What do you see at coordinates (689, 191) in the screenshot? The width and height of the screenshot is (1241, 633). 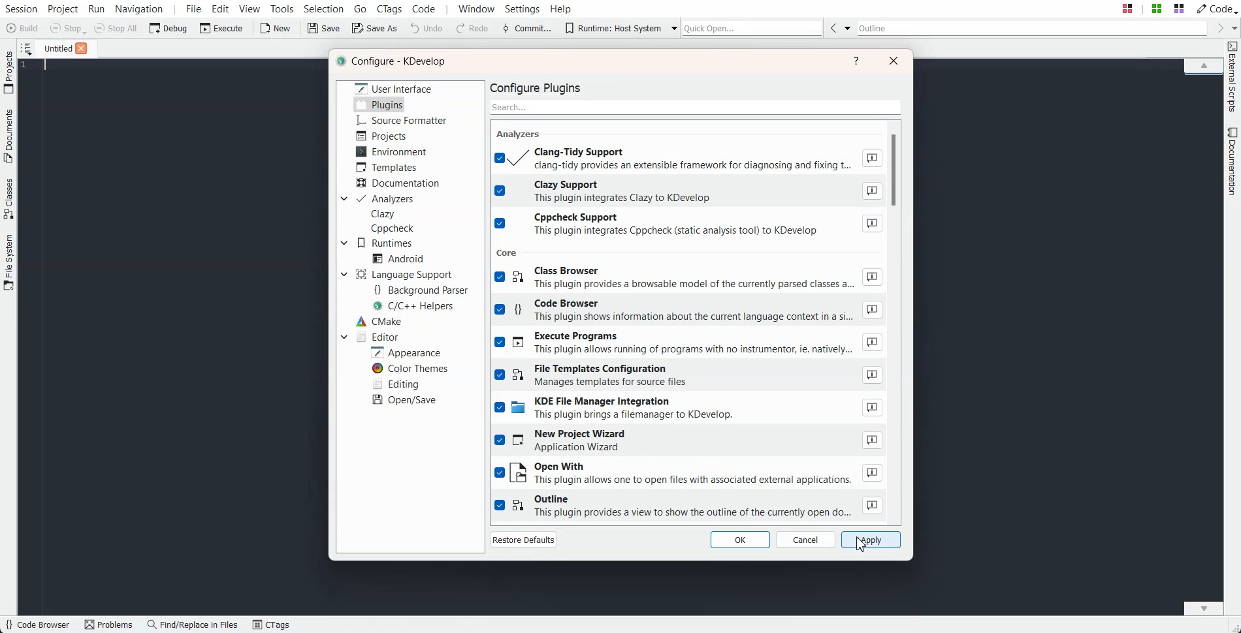 I see `Enable Clazy Support` at bounding box center [689, 191].